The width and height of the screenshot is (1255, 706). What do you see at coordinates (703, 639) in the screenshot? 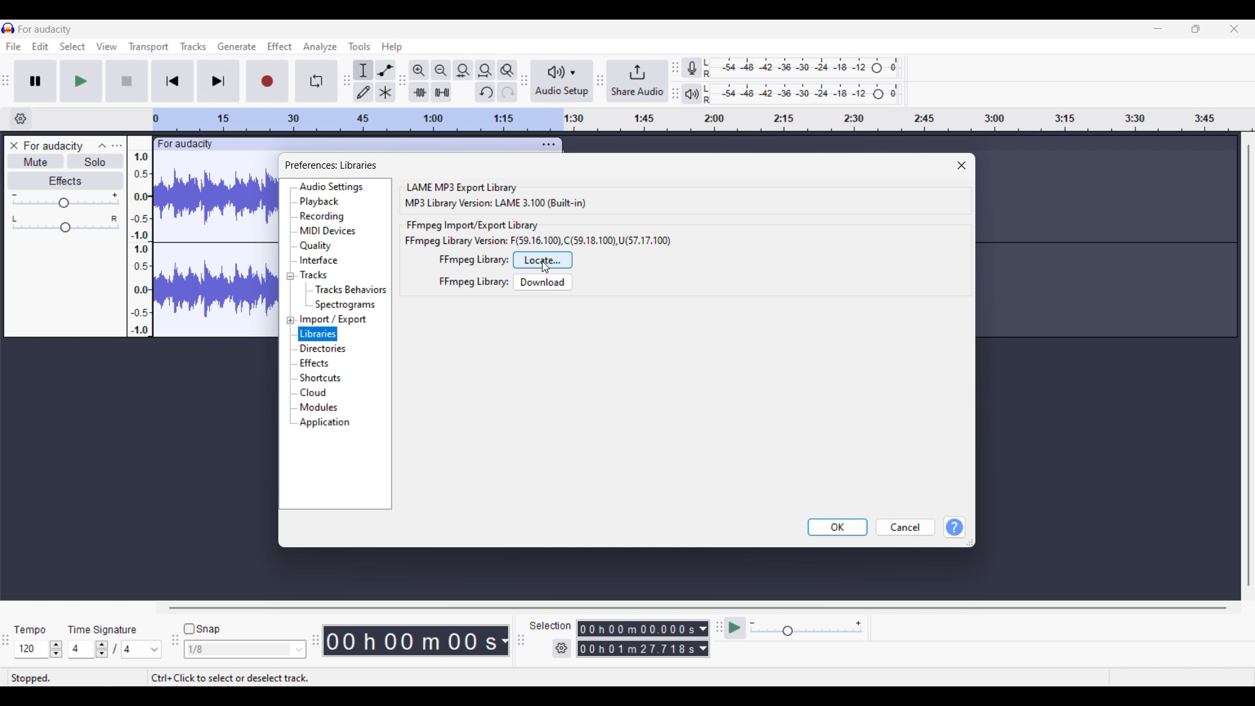
I see `Duration measurement` at bounding box center [703, 639].